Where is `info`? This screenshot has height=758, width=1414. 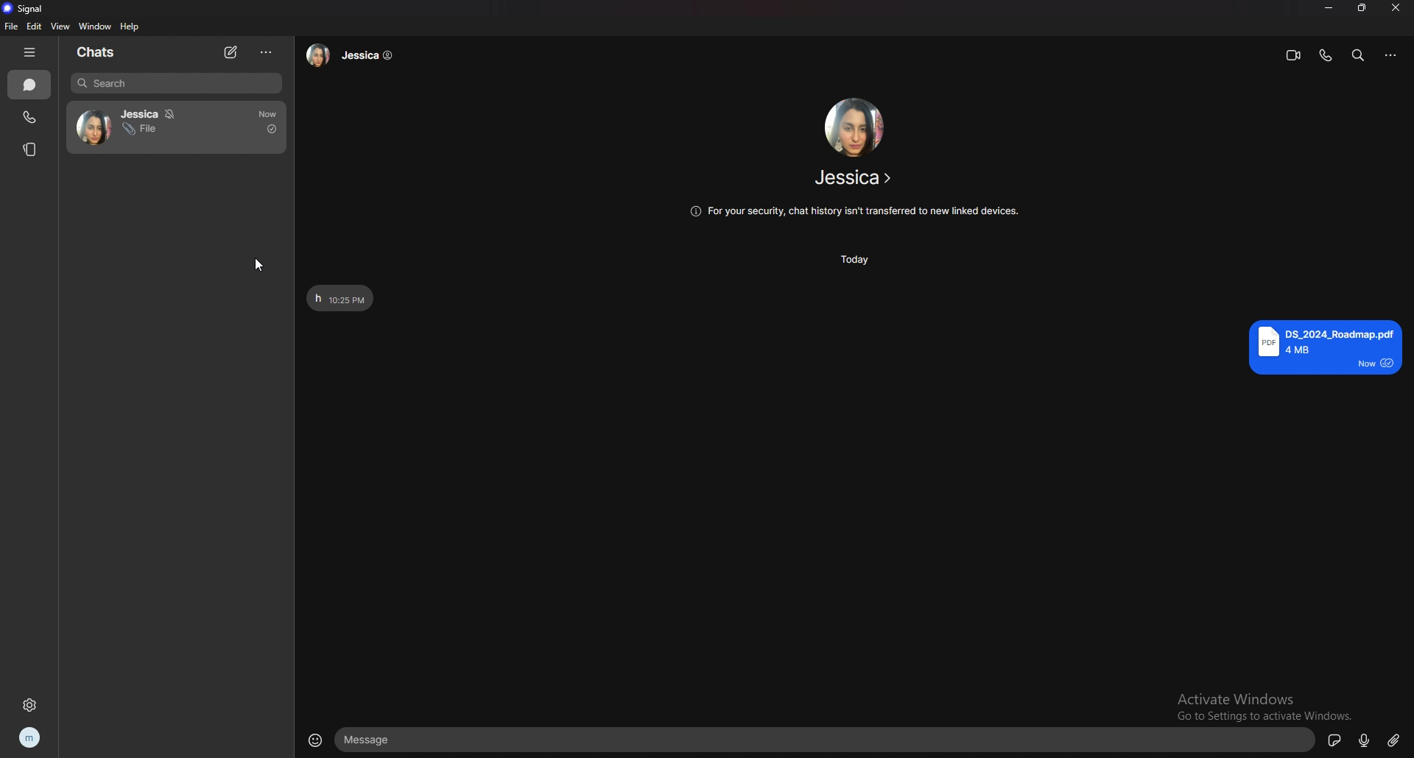 info is located at coordinates (853, 212).